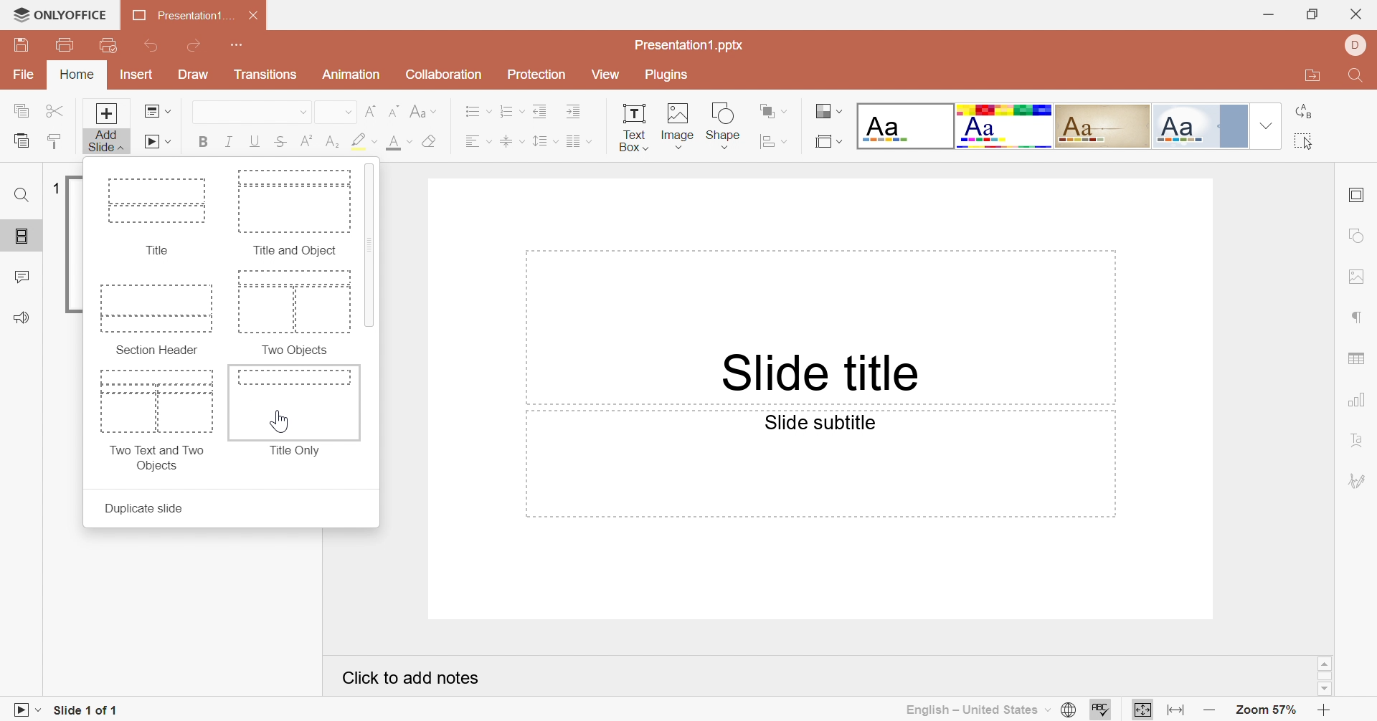 This screenshot has height=721, width=1377. I want to click on Presentation1..., so click(184, 16).